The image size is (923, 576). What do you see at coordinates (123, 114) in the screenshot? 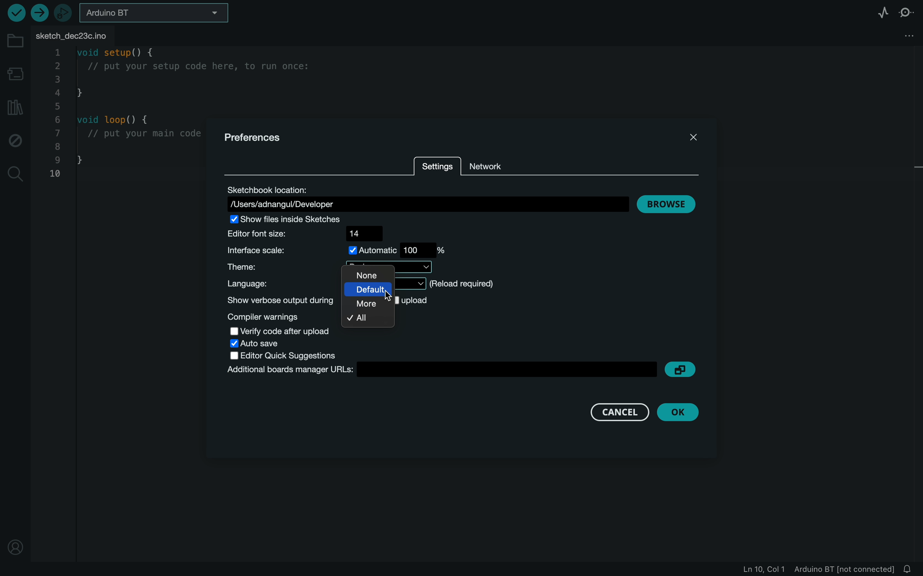
I see `code` at bounding box center [123, 114].